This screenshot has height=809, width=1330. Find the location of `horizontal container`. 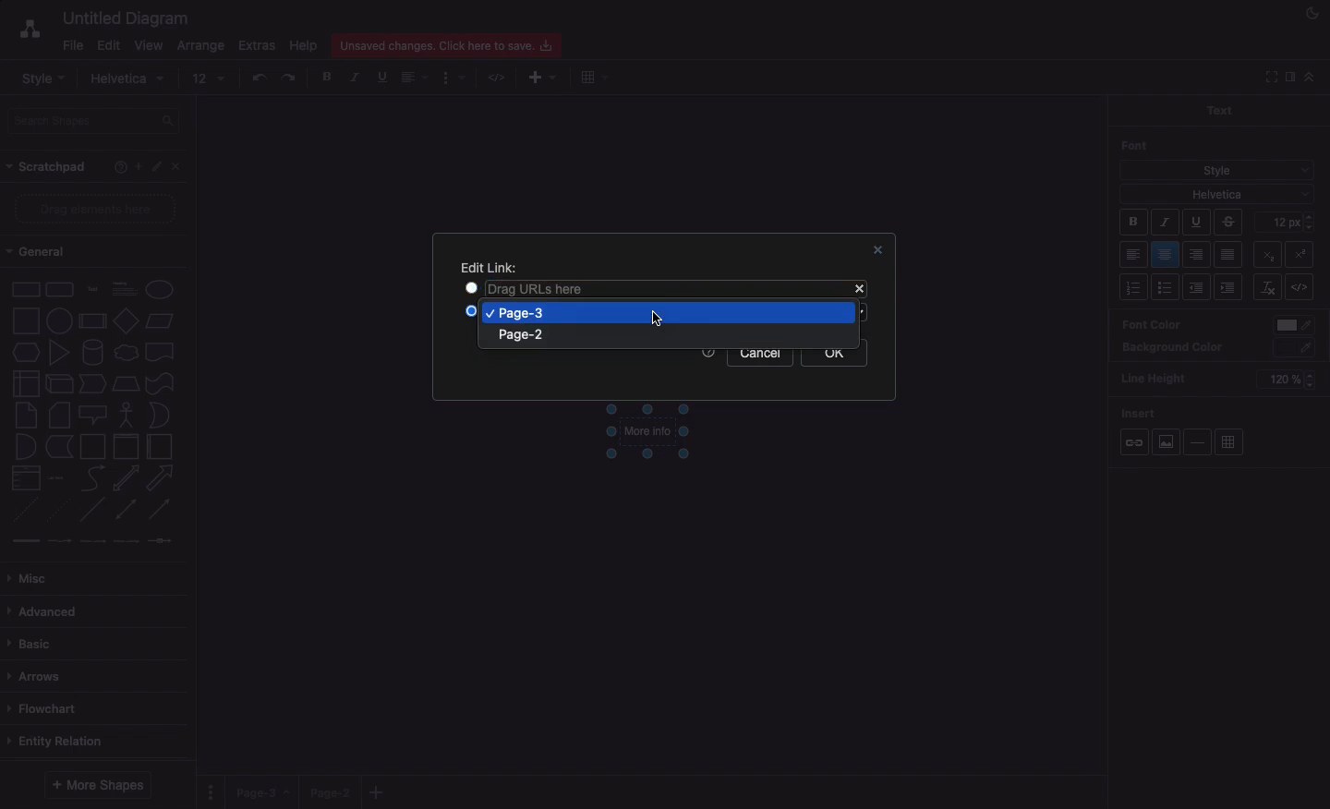

horizontal container is located at coordinates (160, 446).